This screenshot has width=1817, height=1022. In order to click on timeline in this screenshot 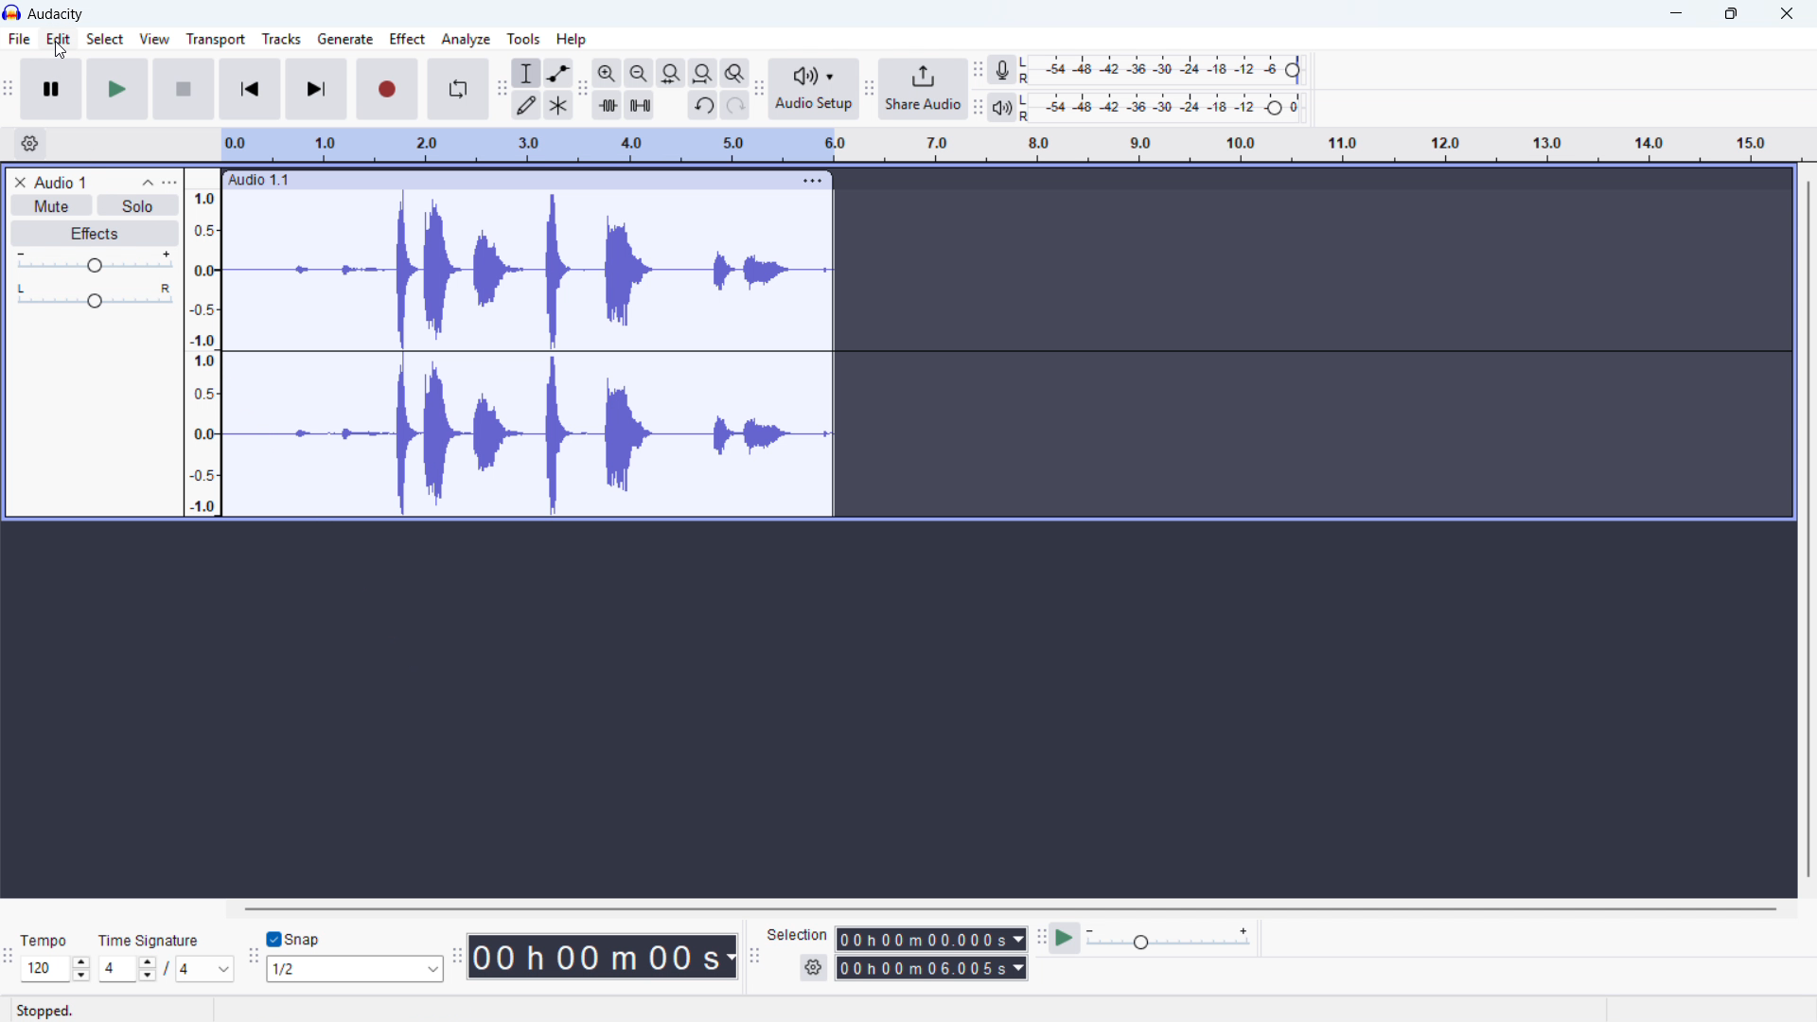, I will do `click(1011, 145)`.